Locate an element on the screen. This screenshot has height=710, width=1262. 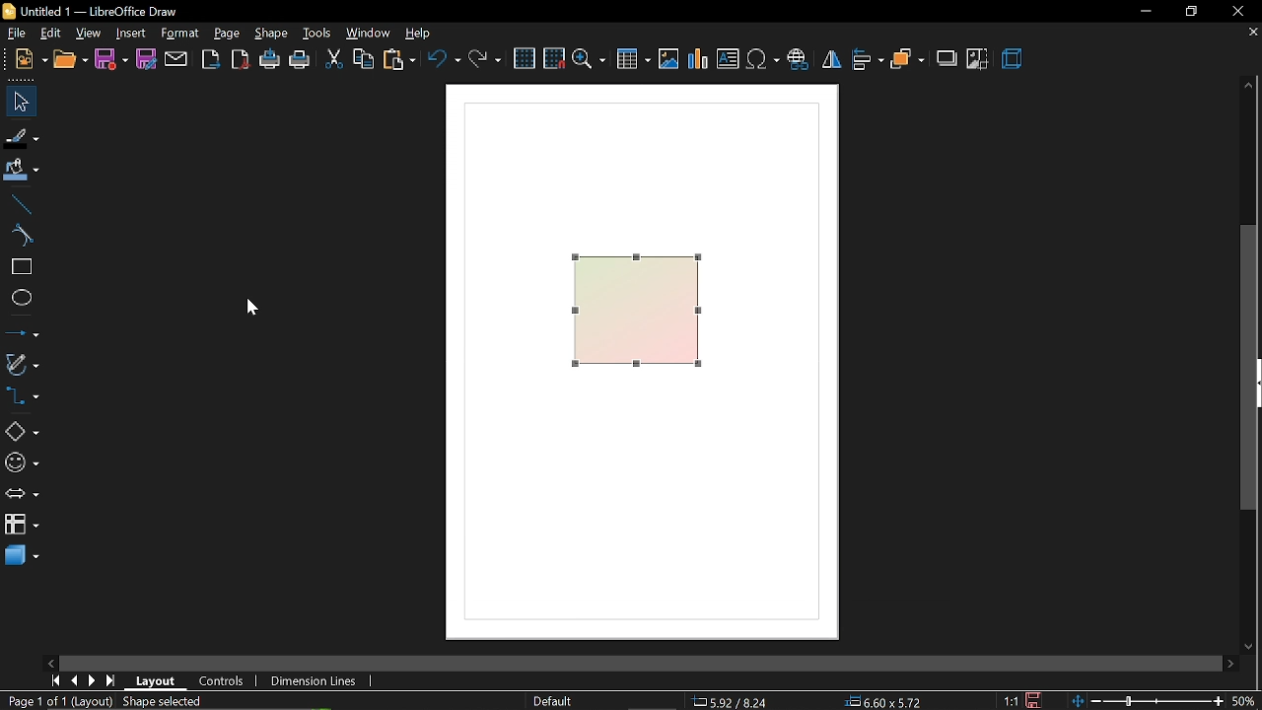
view is located at coordinates (89, 34).